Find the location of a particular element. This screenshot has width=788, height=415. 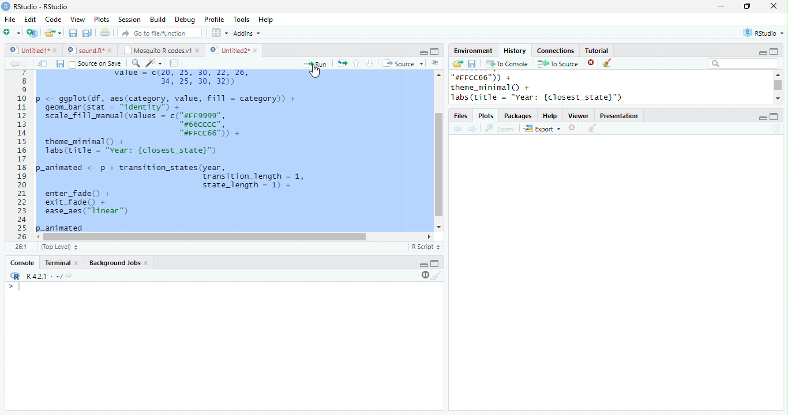

Plots is located at coordinates (102, 20).